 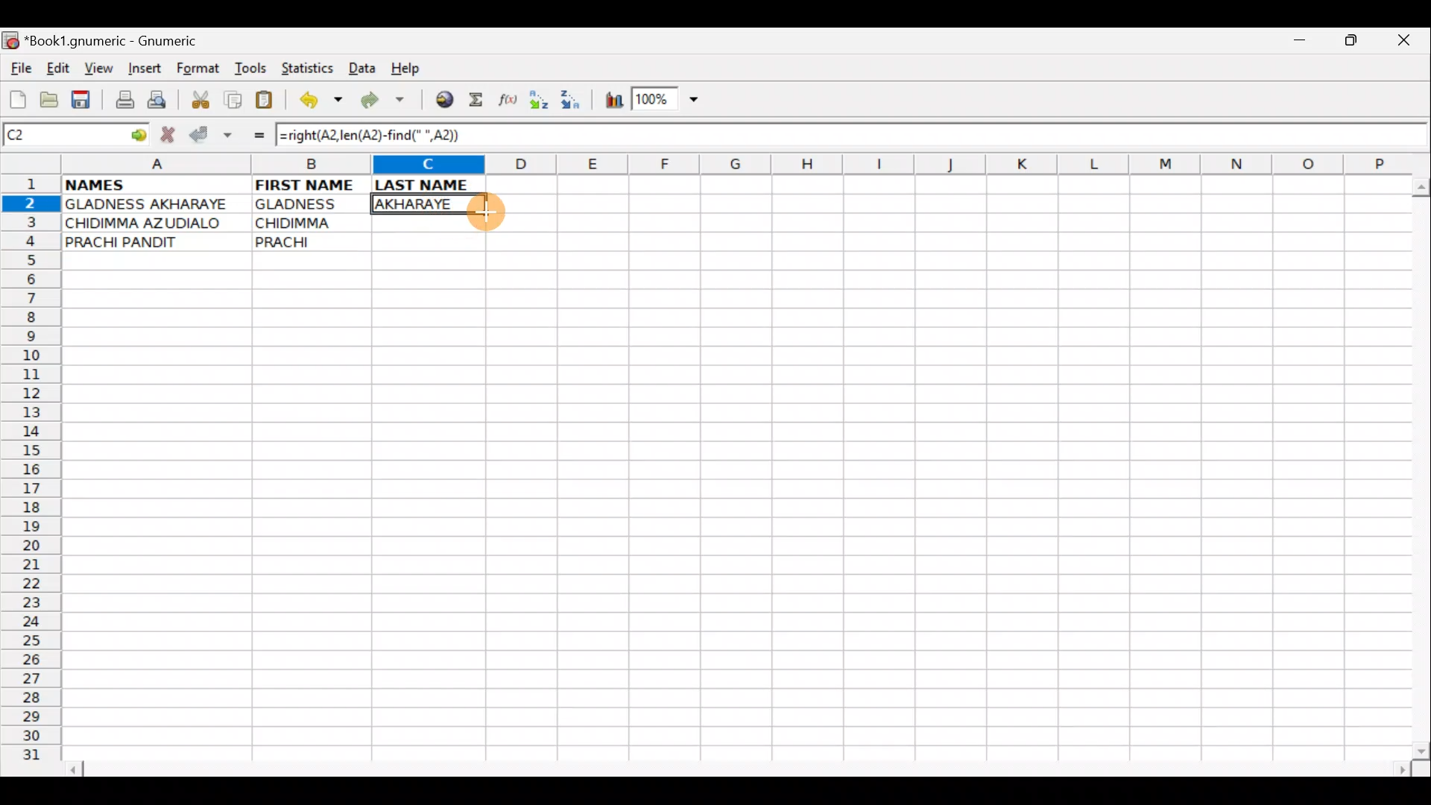 I want to click on Insert Chart, so click(x=610, y=102).